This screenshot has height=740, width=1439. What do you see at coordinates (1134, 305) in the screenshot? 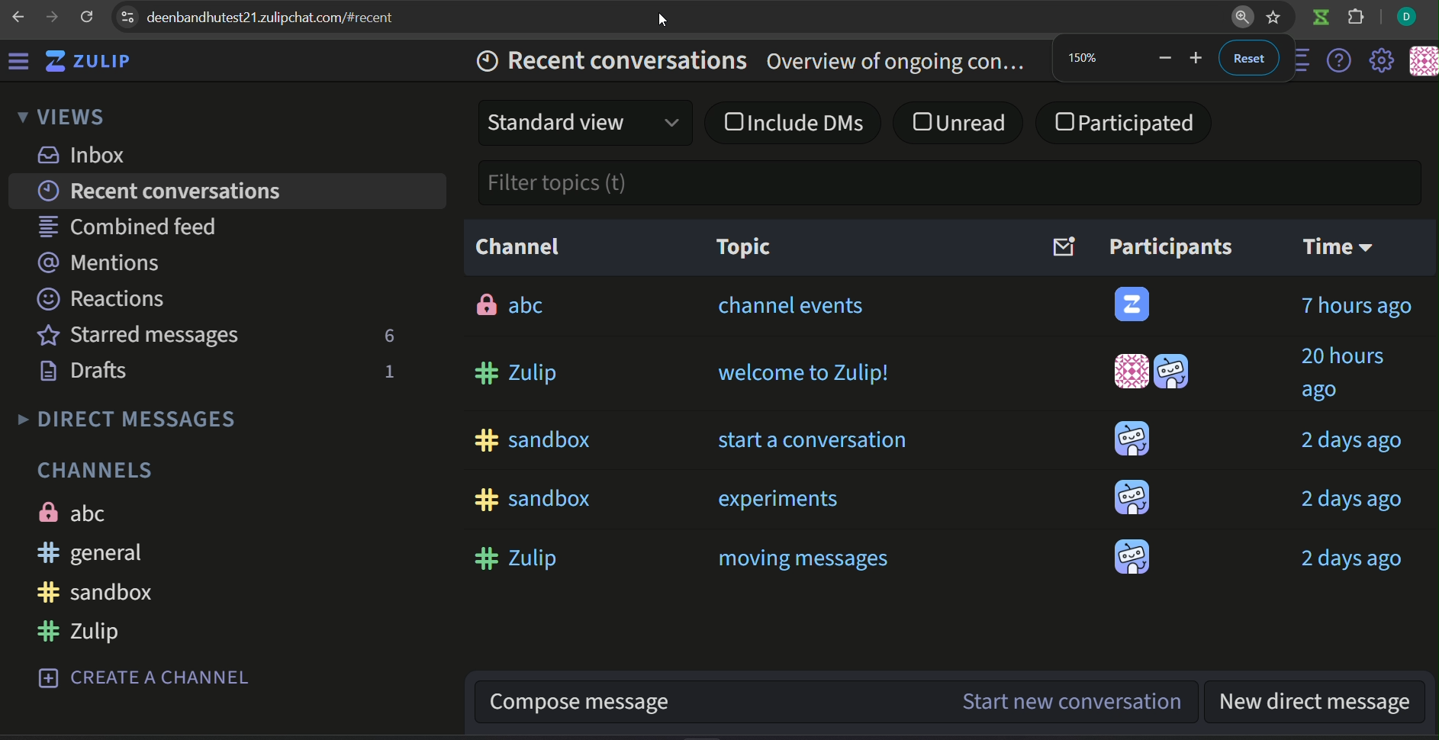
I see `icon` at bounding box center [1134, 305].